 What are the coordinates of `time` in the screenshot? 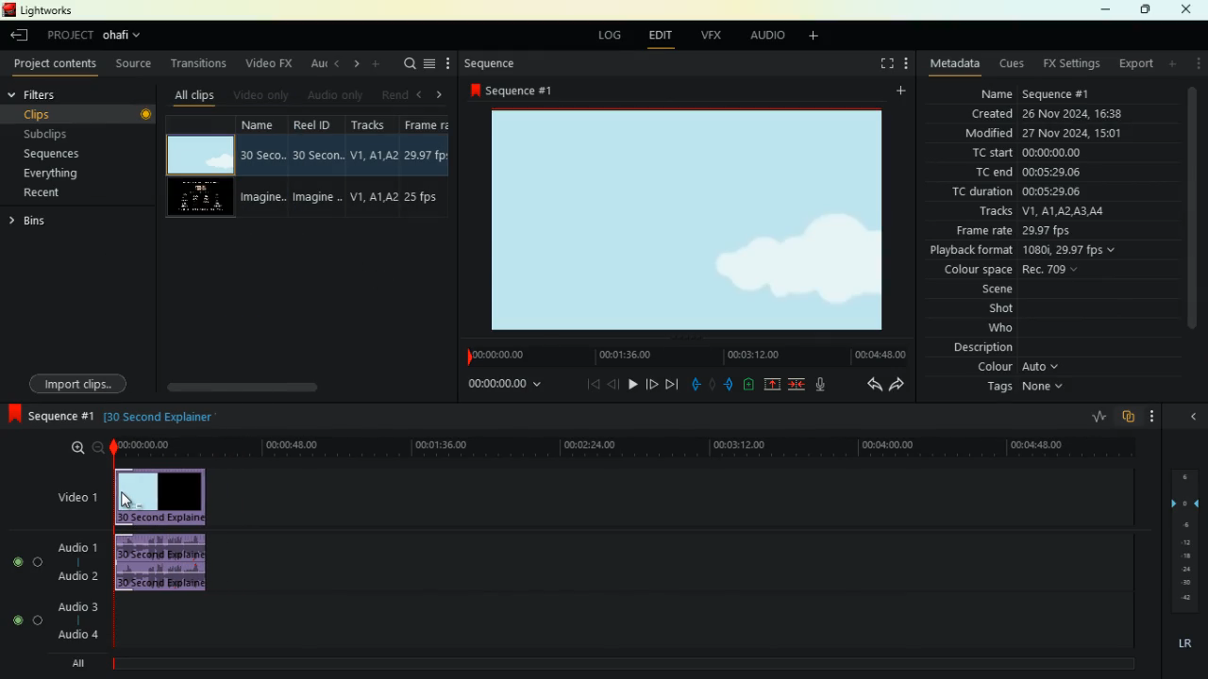 It's located at (501, 388).